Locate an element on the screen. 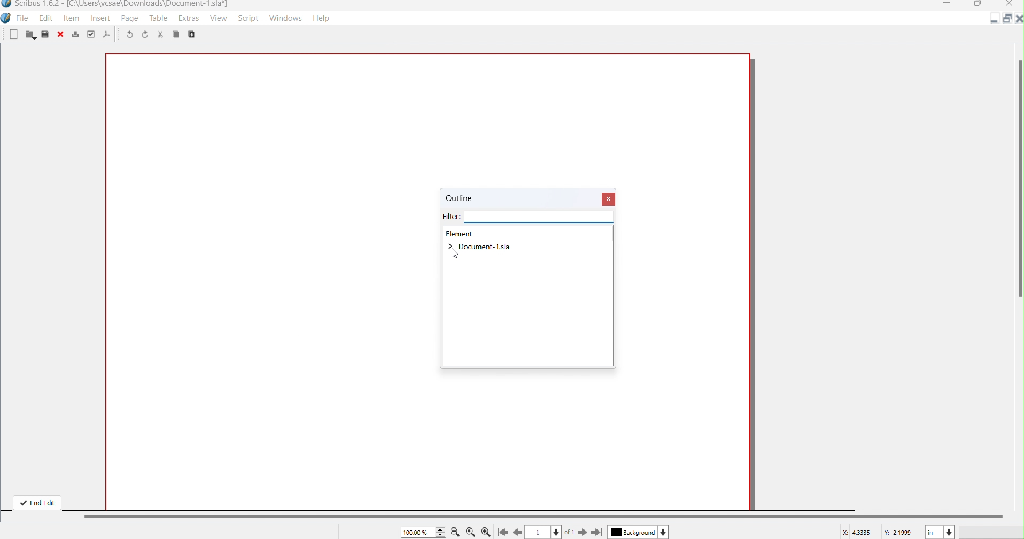  cursor is located at coordinates (458, 256).